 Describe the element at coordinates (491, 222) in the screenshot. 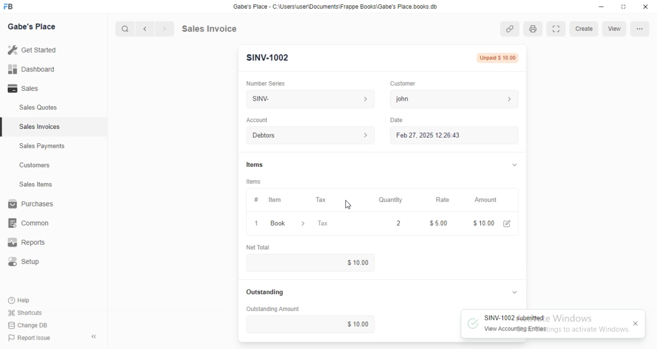

I see `$10.00` at that location.